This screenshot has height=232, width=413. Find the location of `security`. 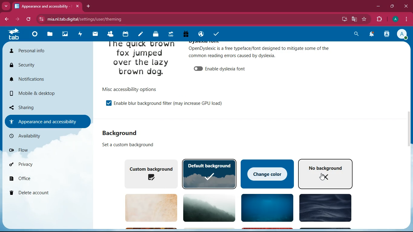

security is located at coordinates (45, 66).